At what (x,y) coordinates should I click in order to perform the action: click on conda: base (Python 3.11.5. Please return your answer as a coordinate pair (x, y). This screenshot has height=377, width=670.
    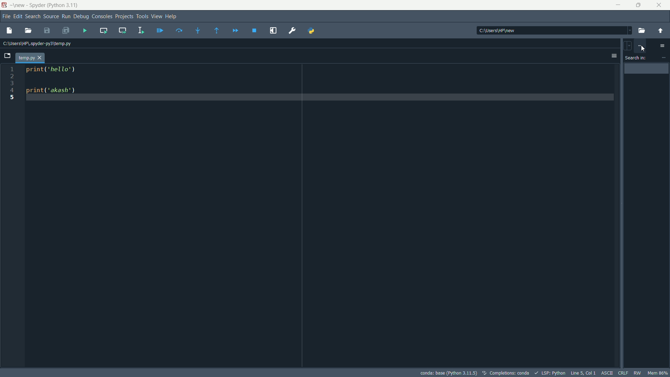
    Looking at the image, I should click on (449, 373).